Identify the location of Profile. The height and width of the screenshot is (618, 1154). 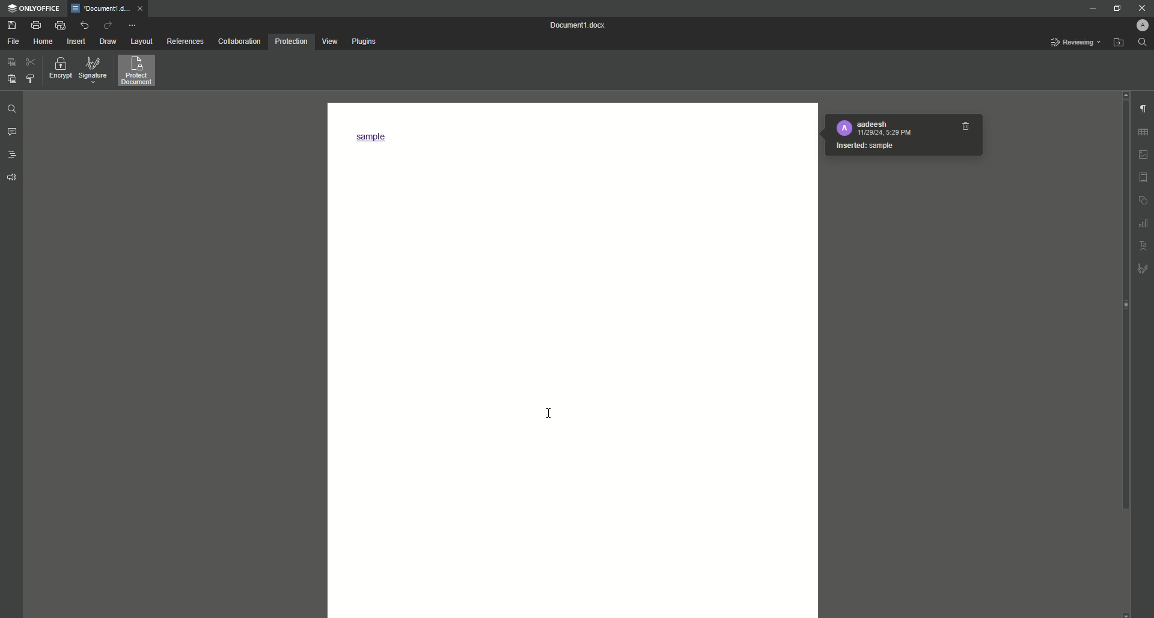
(1139, 25).